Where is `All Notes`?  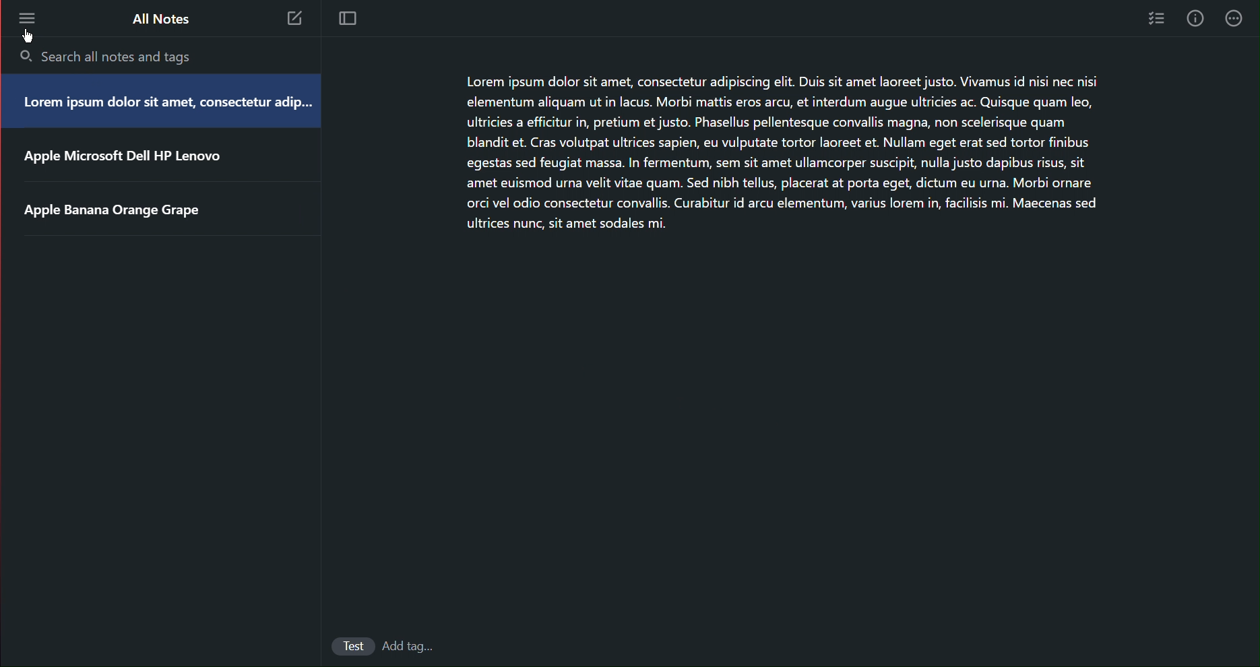 All Notes is located at coordinates (158, 20).